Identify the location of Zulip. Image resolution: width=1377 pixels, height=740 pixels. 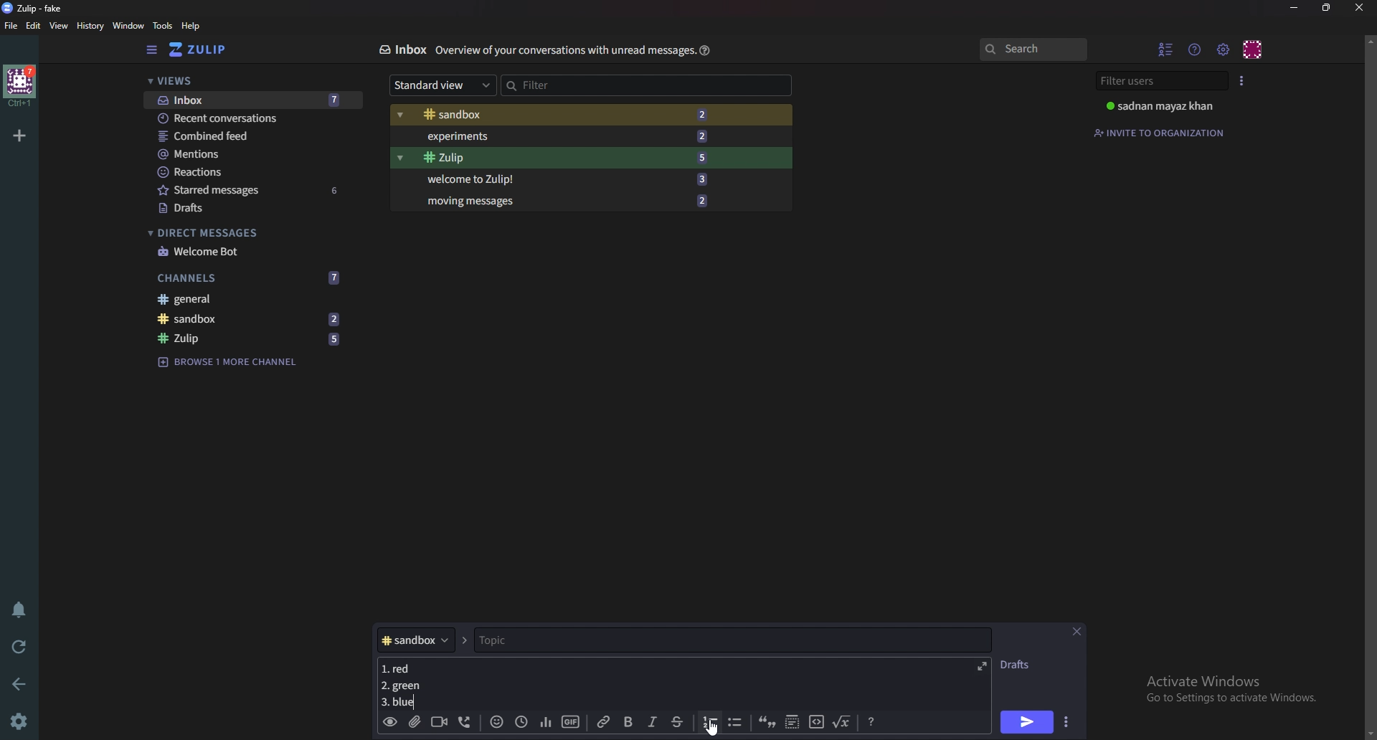
(562, 158).